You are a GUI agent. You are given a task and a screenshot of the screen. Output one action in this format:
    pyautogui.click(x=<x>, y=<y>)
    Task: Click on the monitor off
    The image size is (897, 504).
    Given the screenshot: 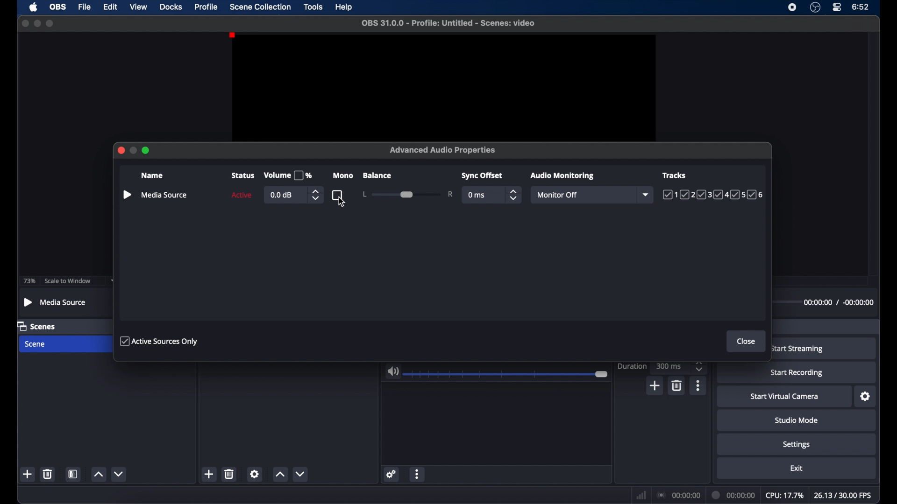 What is the action you would take?
    pyautogui.click(x=556, y=195)
    